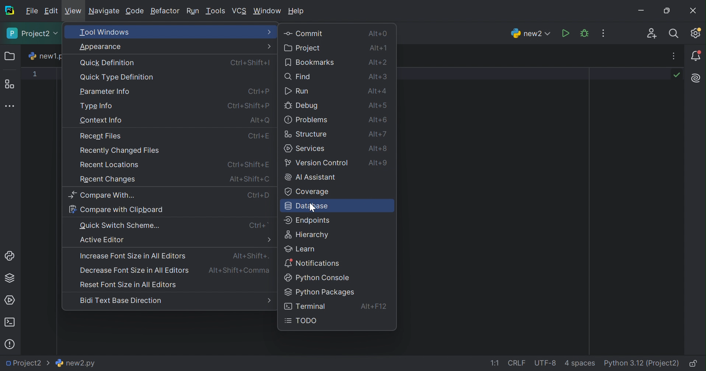 This screenshot has height=371, width=706. I want to click on , so click(307, 120).